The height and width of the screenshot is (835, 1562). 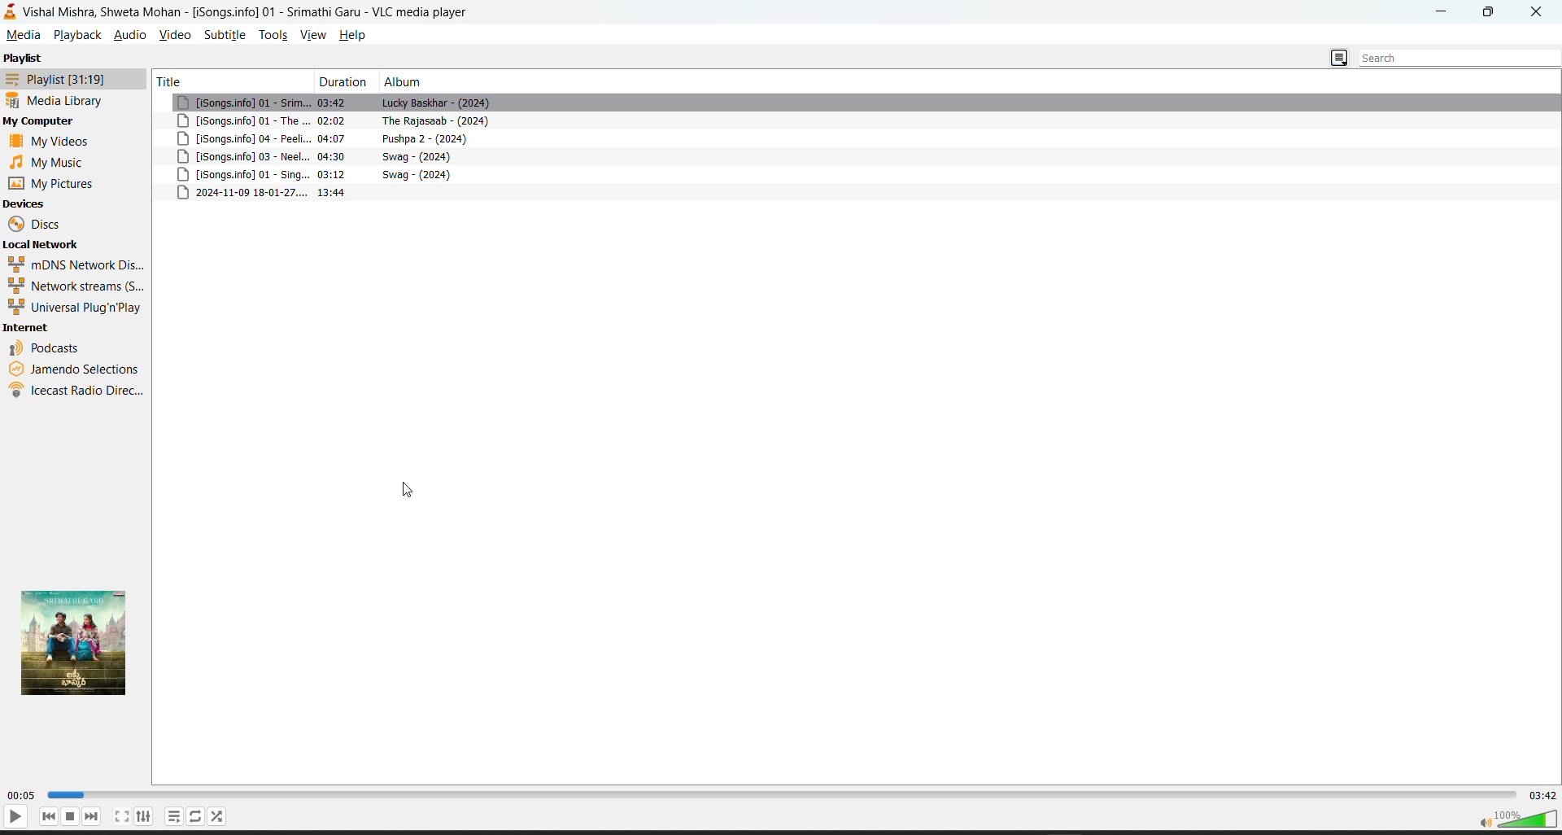 I want to click on next, so click(x=94, y=816).